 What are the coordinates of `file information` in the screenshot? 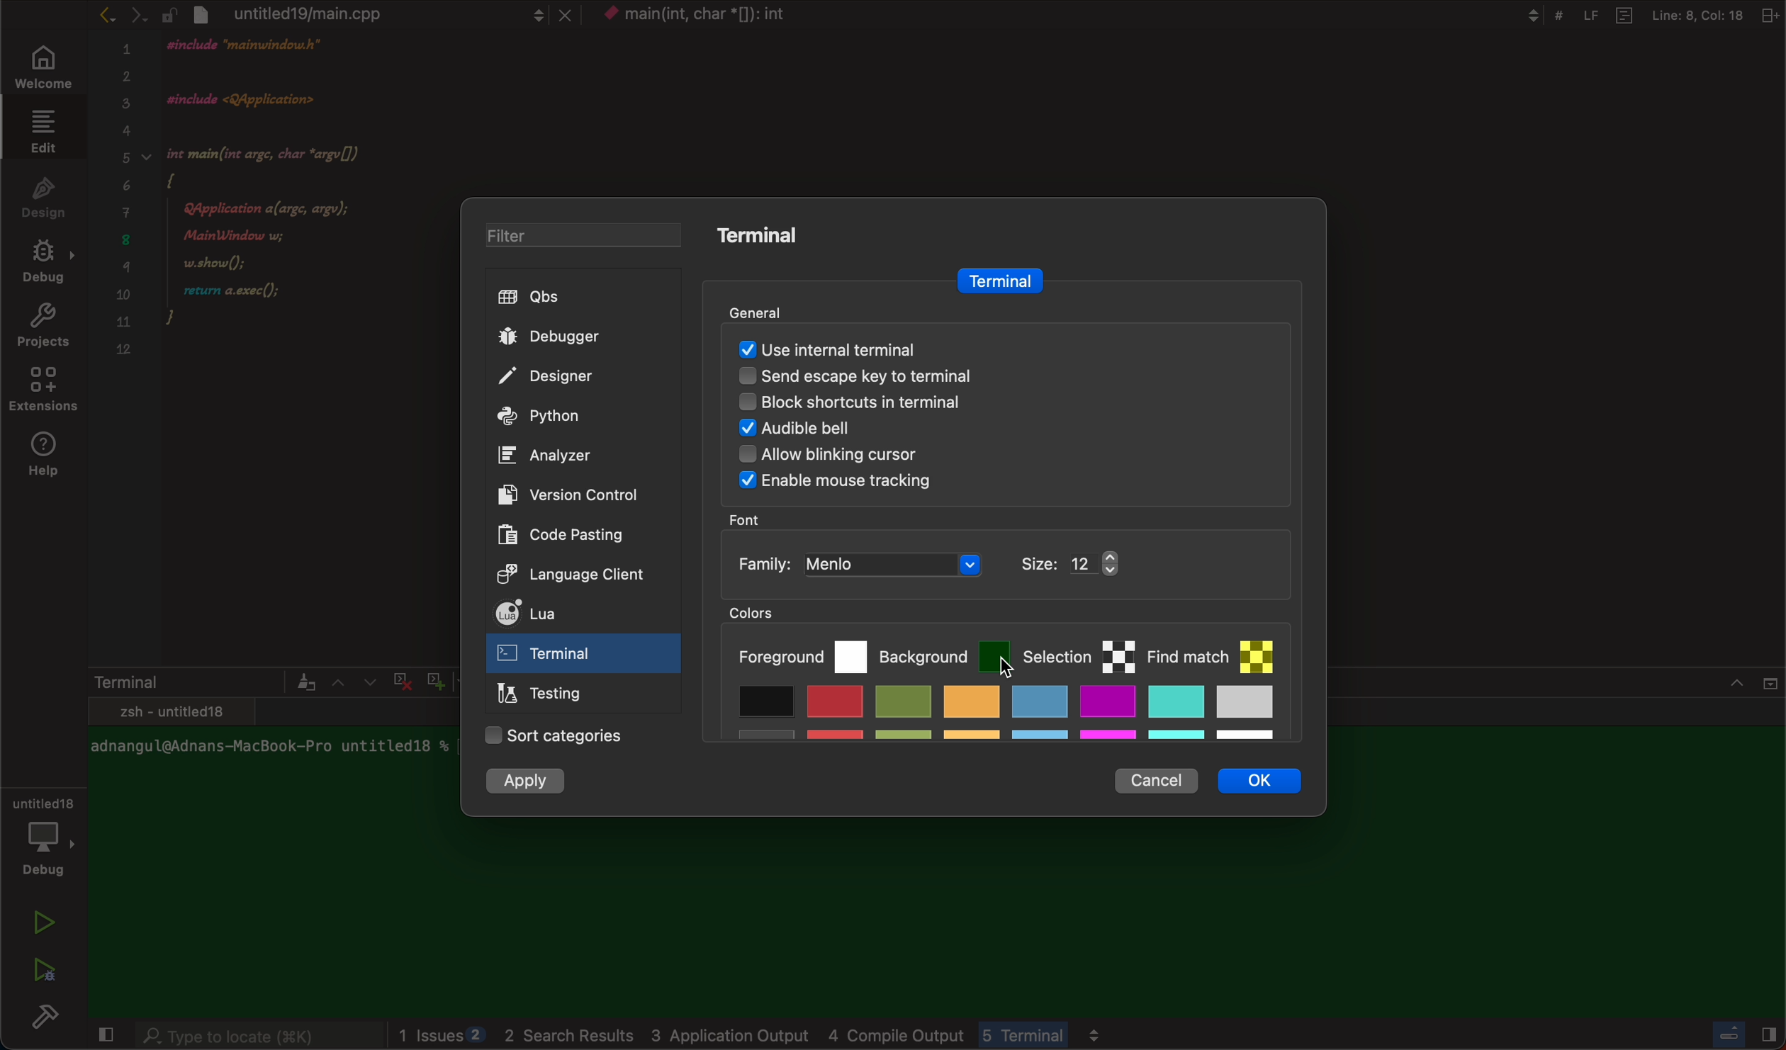 It's located at (1641, 15).